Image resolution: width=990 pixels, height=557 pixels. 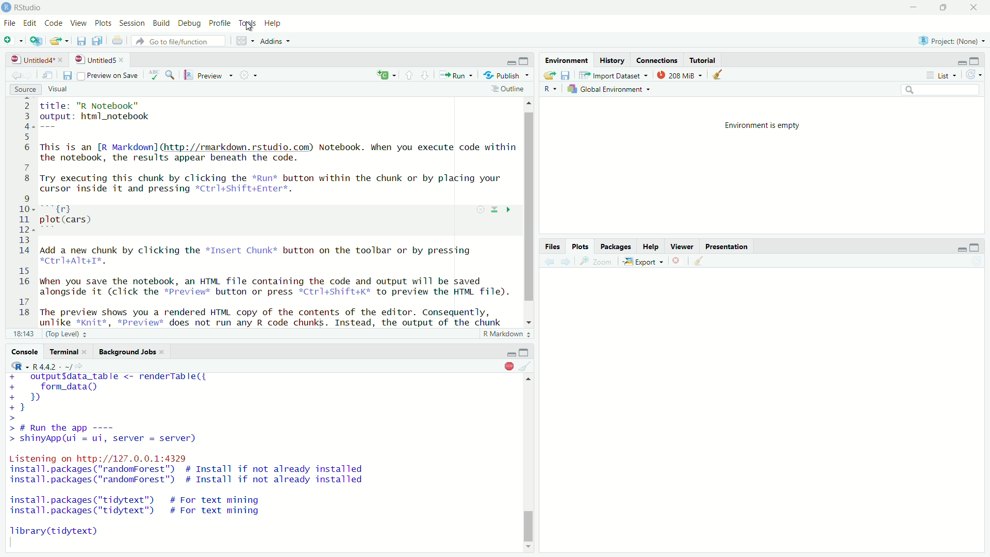 What do you see at coordinates (973, 8) in the screenshot?
I see `close` at bounding box center [973, 8].